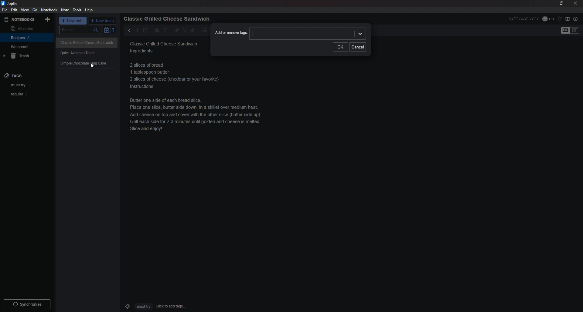 The height and width of the screenshot is (312, 583). I want to click on new note, so click(73, 21).